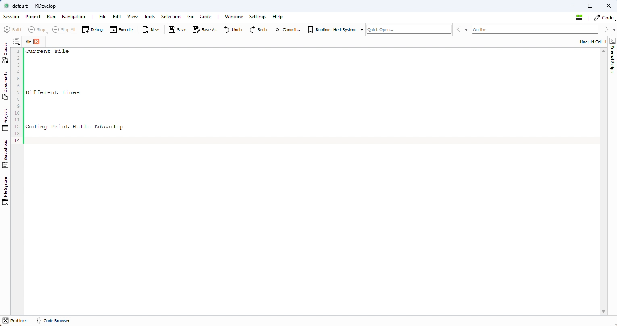 This screenshot has width=617, height=326. I want to click on Redo, so click(260, 29).